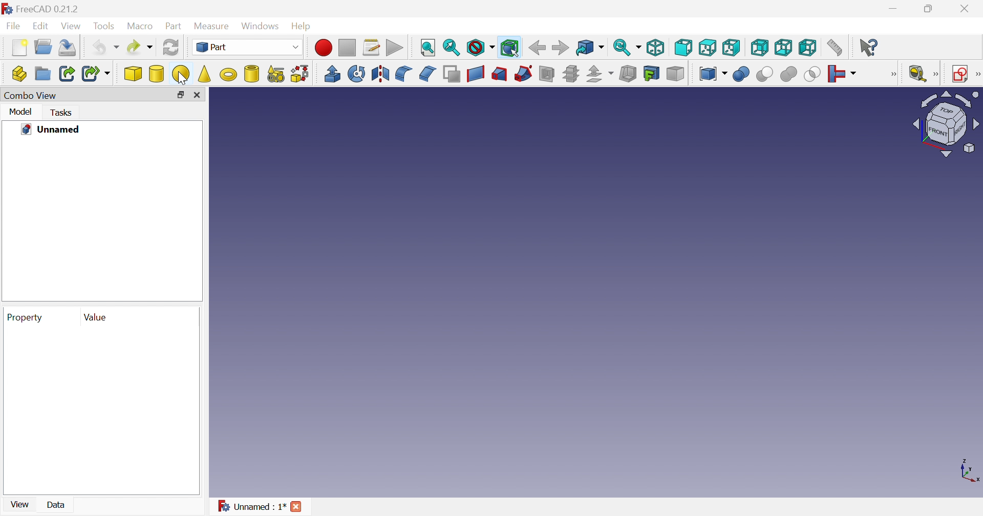  What do you see at coordinates (547, 74) in the screenshot?
I see `Section` at bounding box center [547, 74].